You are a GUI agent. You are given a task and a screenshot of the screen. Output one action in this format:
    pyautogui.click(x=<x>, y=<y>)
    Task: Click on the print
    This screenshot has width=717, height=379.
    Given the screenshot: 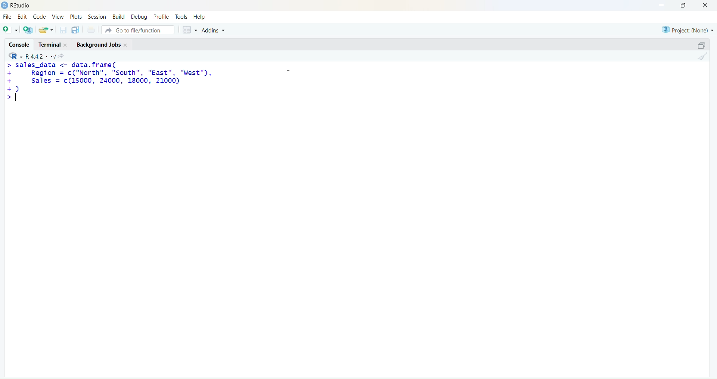 What is the action you would take?
    pyautogui.click(x=91, y=31)
    